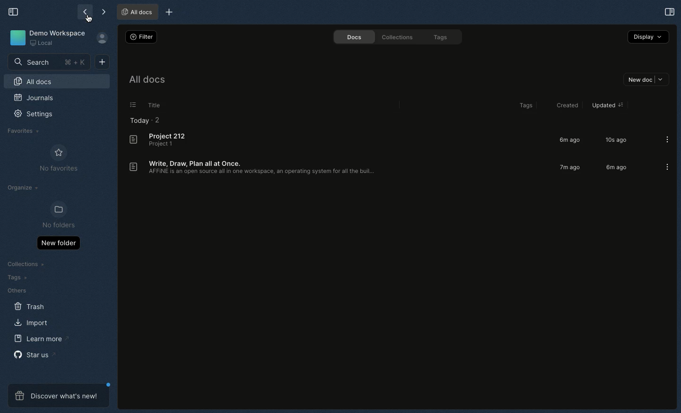  I want to click on 10s ago., so click(614, 140).